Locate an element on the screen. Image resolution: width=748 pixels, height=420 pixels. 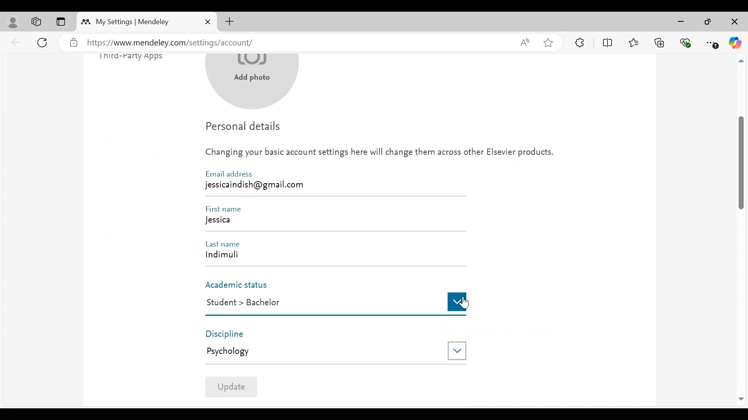
Academic Status is located at coordinates (240, 285).